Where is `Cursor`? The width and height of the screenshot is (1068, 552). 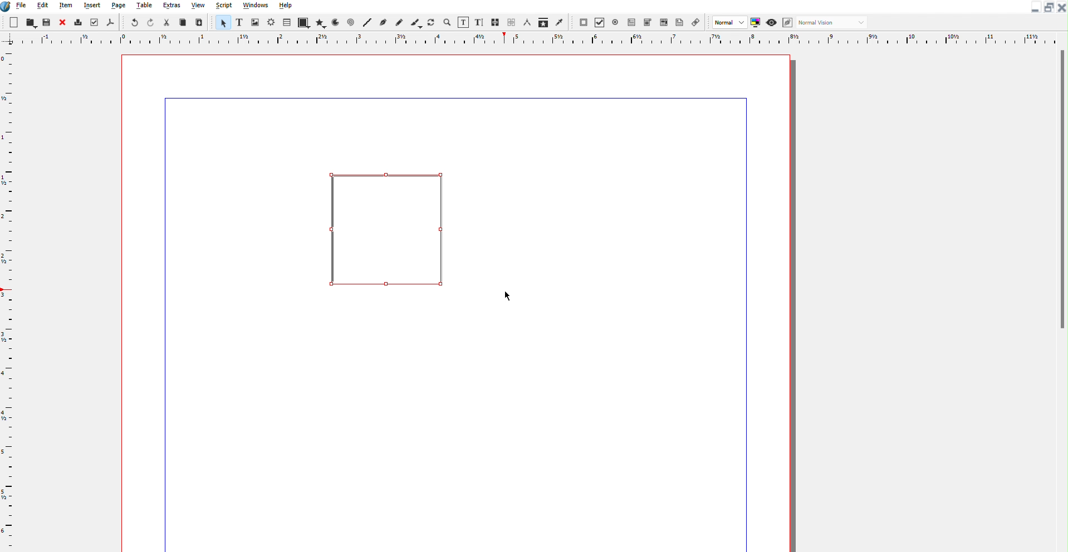 Cursor is located at coordinates (510, 296).